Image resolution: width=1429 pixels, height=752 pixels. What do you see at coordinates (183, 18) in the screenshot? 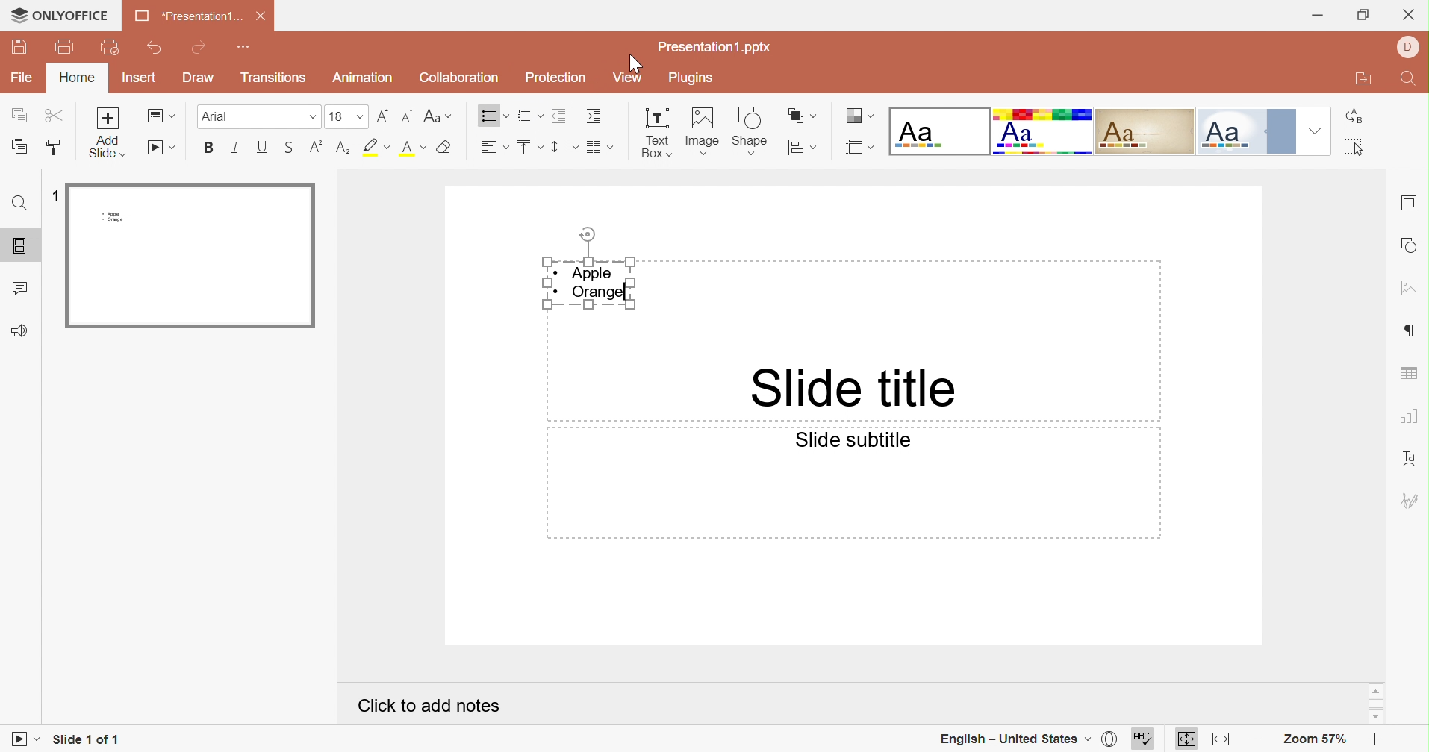
I see `Presentation1` at bounding box center [183, 18].